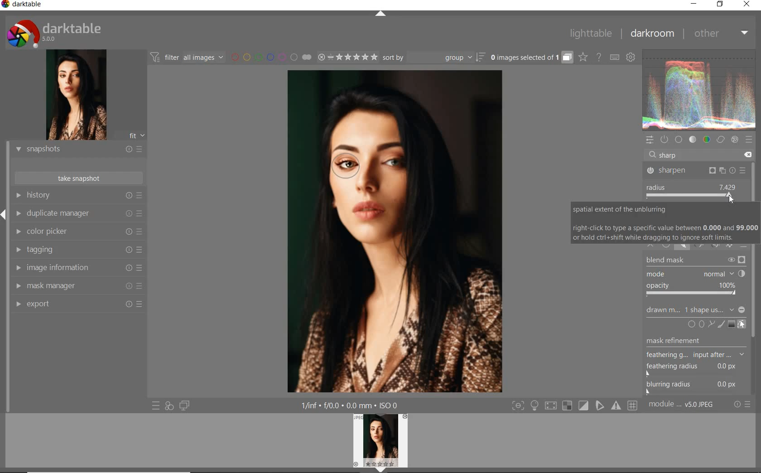 Image resolution: width=761 pixels, height=473 pixels. What do you see at coordinates (650, 33) in the screenshot?
I see `darkroom` at bounding box center [650, 33].